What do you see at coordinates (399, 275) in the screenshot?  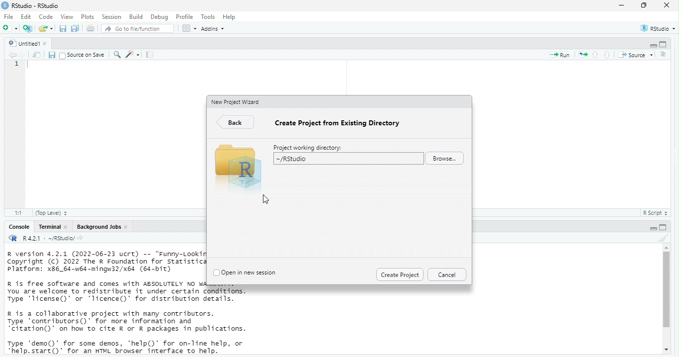 I see `create project` at bounding box center [399, 275].